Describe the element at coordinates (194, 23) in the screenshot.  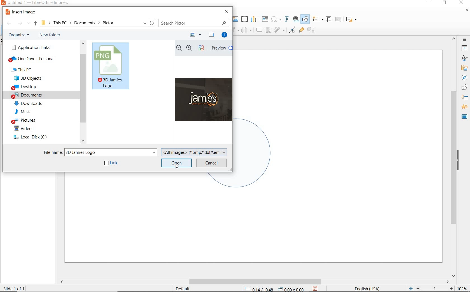
I see `search folder` at that location.